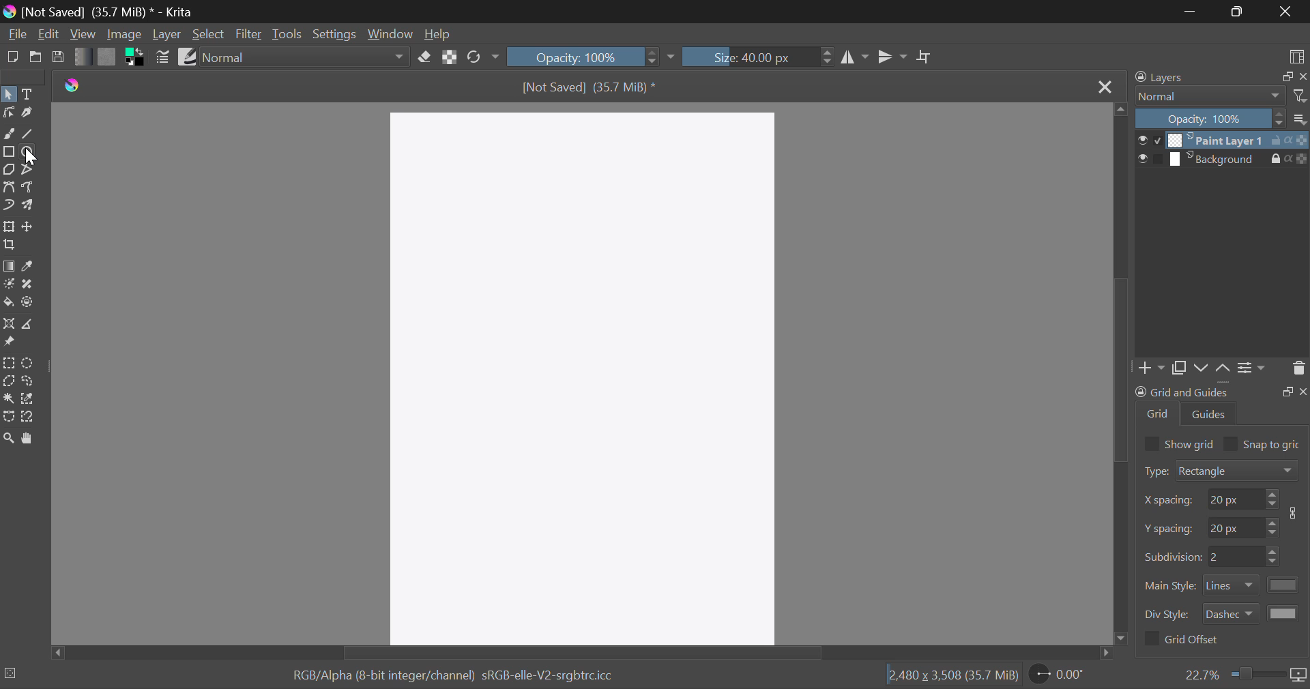  What do you see at coordinates (27, 94) in the screenshot?
I see `Text` at bounding box center [27, 94].